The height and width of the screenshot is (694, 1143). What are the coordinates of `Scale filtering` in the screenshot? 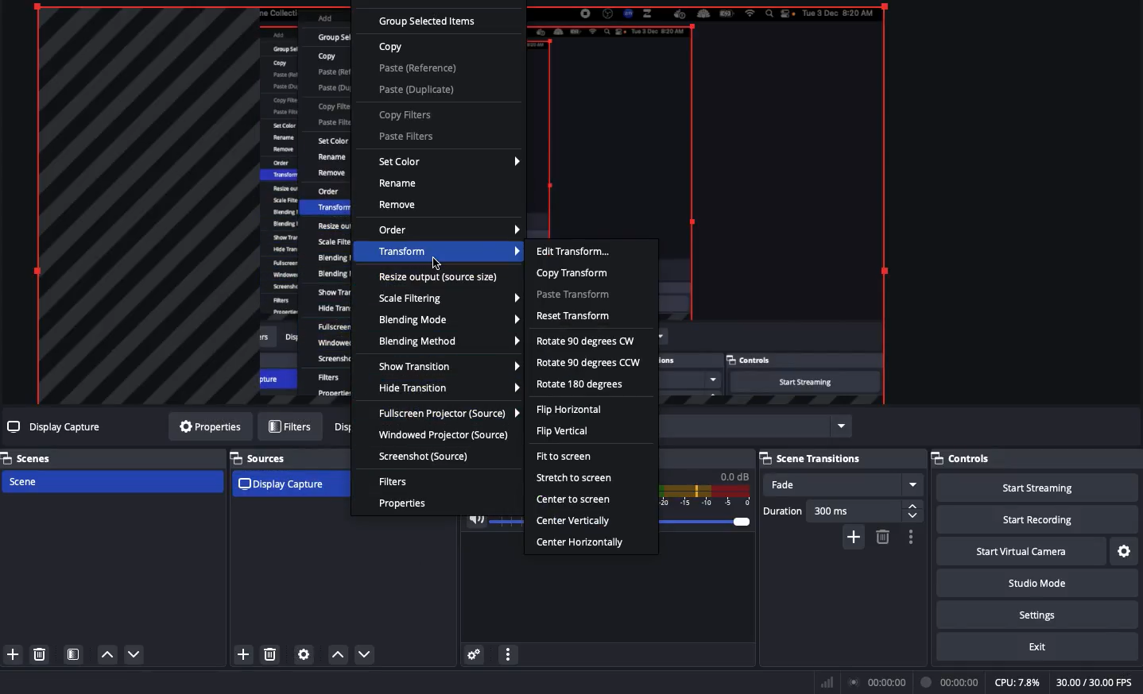 It's located at (449, 300).